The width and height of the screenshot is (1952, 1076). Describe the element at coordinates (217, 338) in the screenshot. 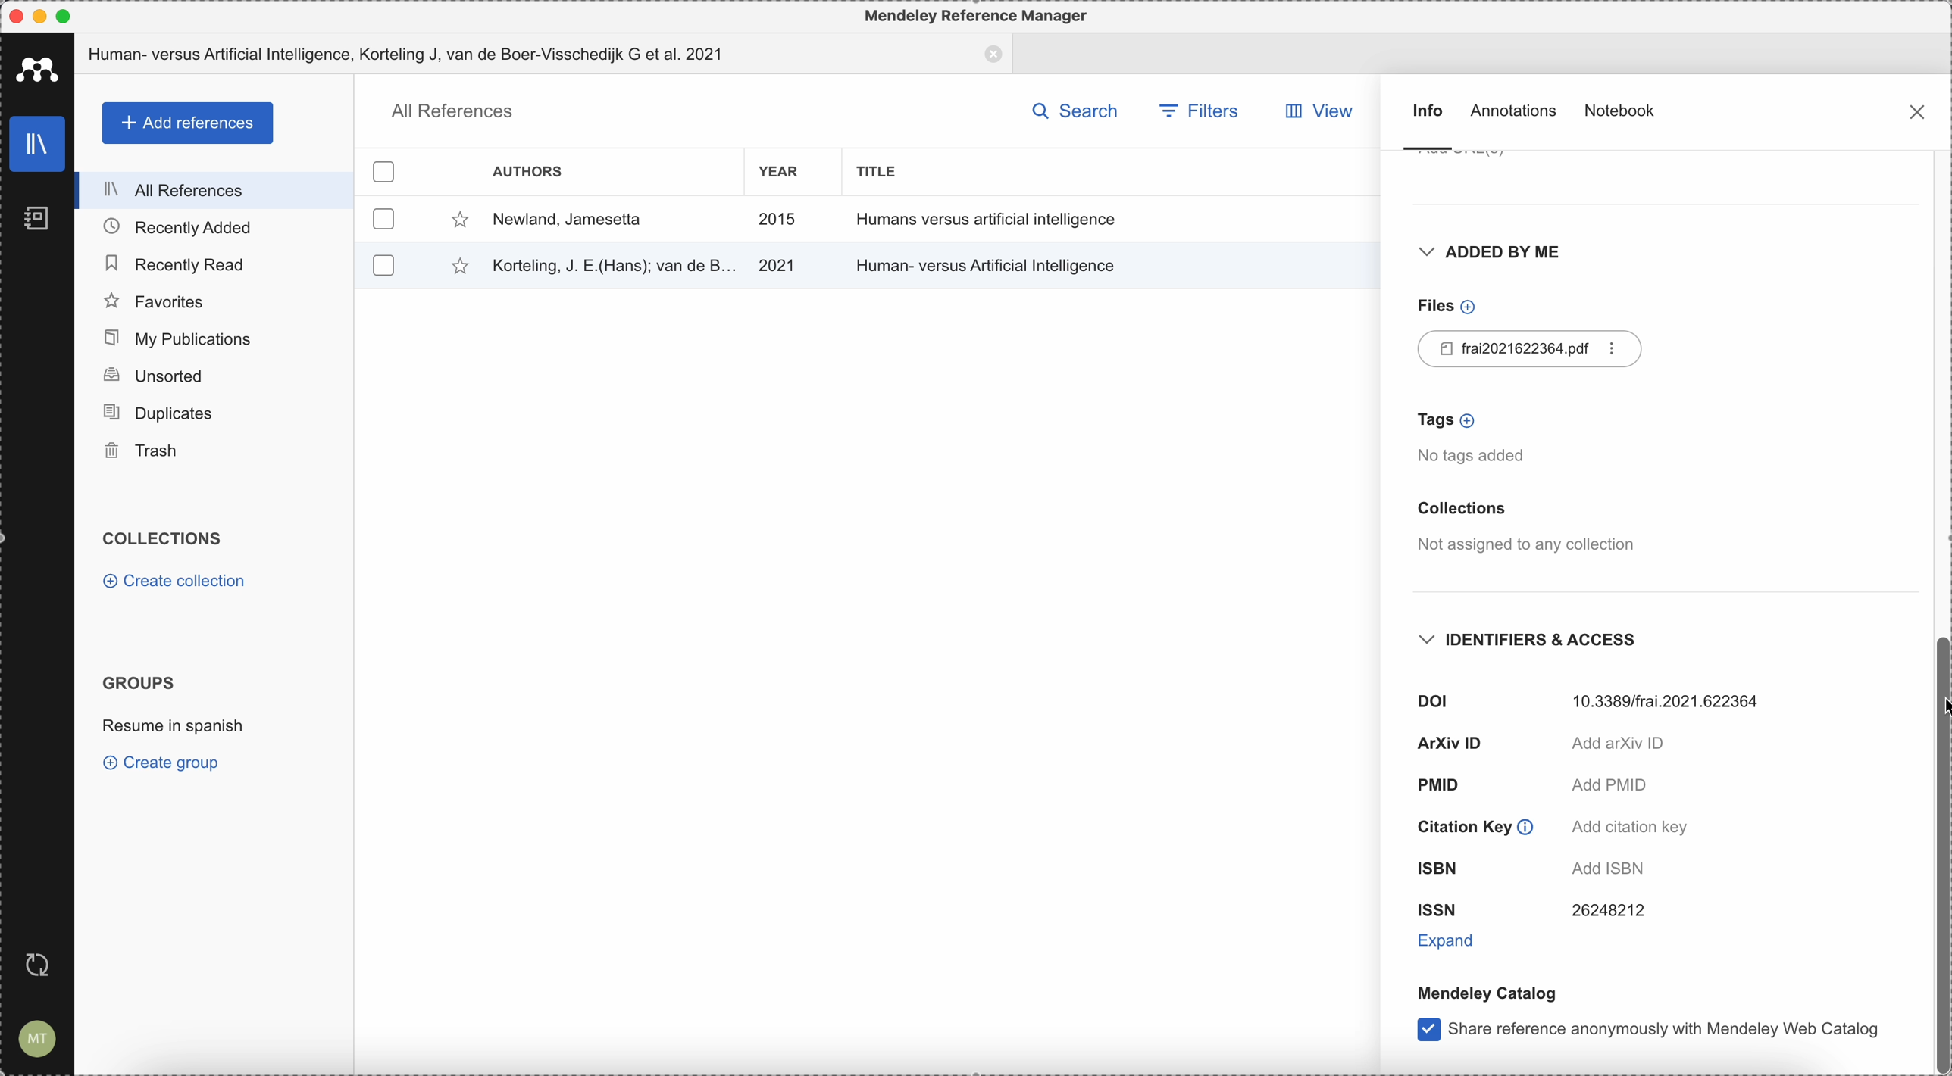

I see `my publications` at that location.